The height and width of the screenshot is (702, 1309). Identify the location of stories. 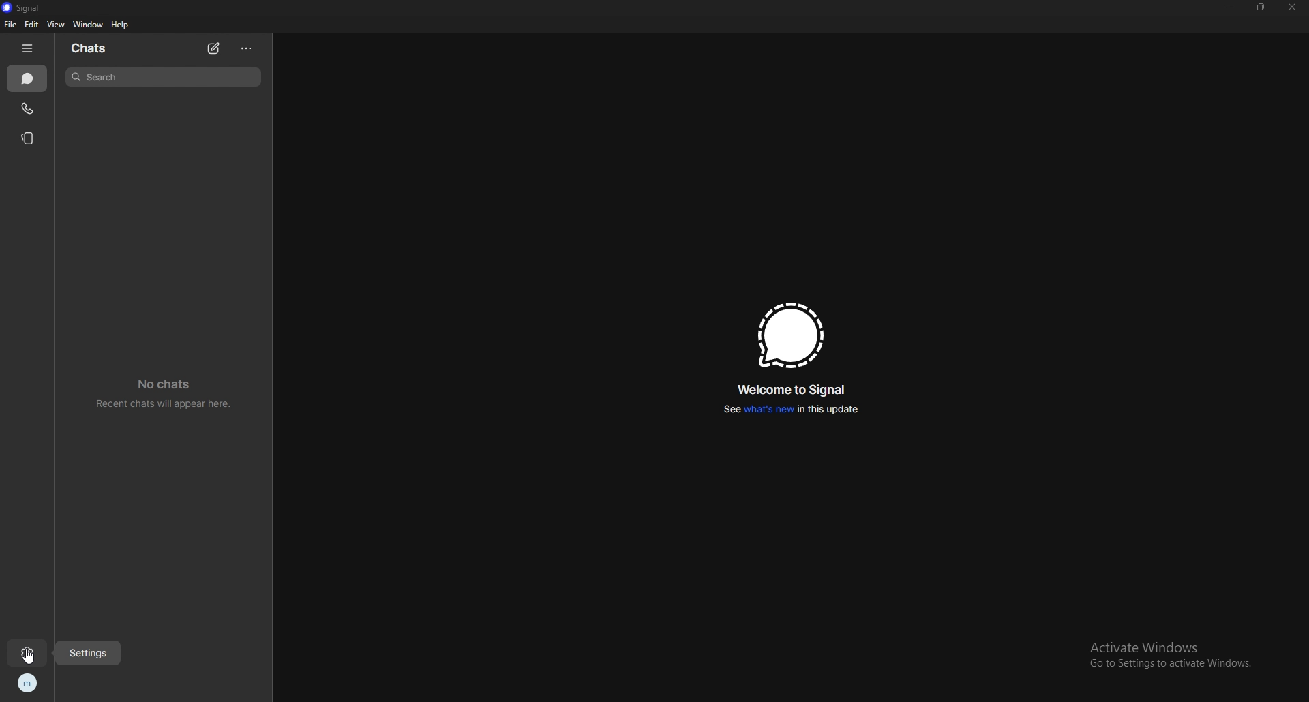
(31, 138).